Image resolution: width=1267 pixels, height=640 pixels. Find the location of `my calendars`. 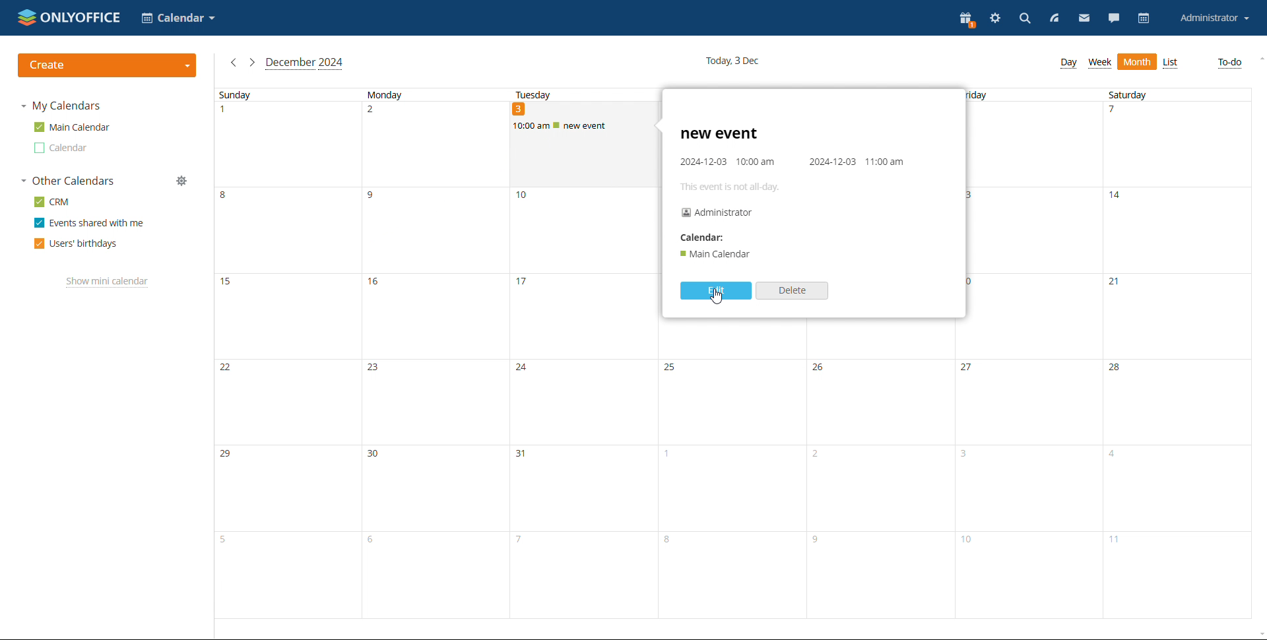

my calendars is located at coordinates (63, 106).